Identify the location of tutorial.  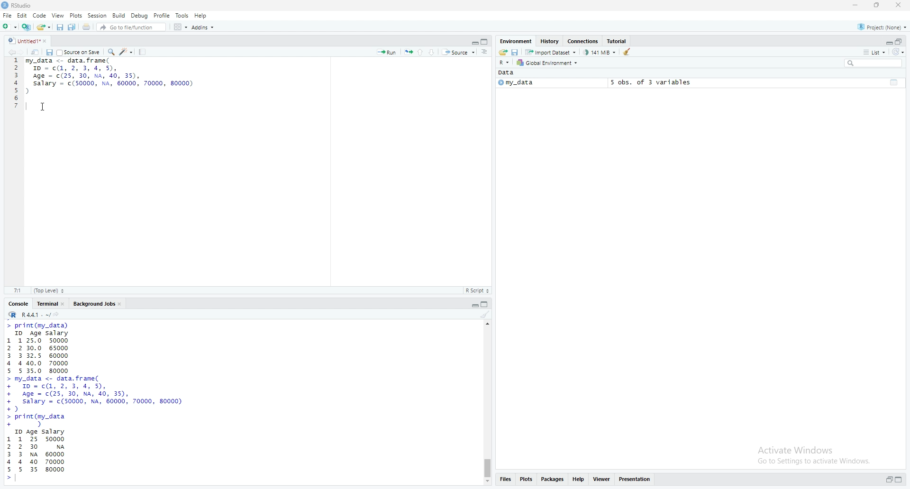
(618, 41).